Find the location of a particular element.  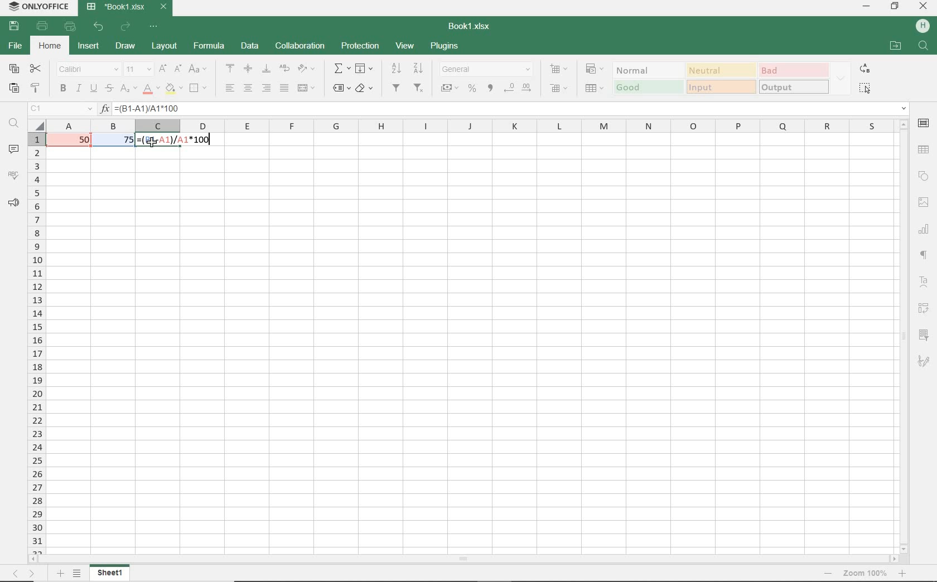

merge & center is located at coordinates (306, 88).